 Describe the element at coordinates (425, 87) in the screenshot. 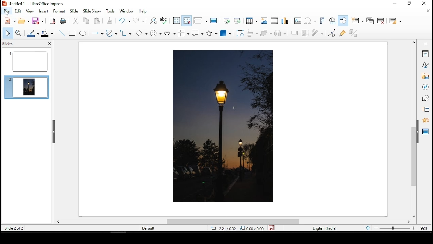

I see `navigator` at that location.